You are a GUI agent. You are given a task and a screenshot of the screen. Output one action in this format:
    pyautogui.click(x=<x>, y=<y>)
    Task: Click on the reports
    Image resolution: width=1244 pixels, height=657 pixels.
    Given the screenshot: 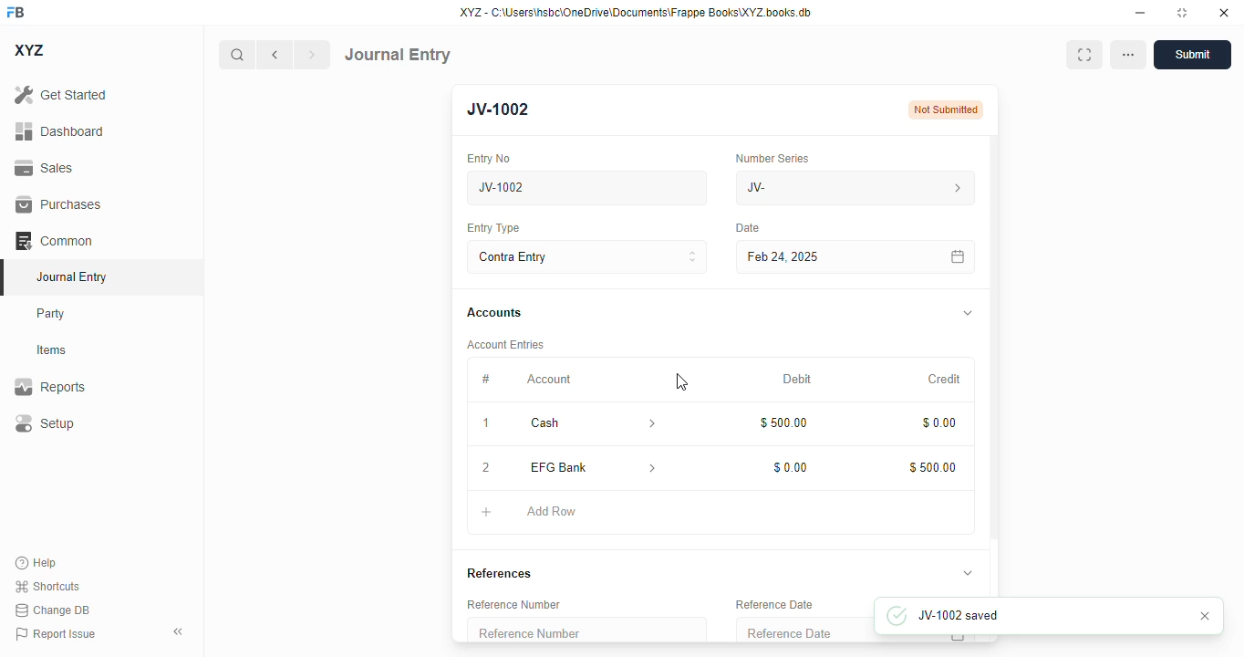 What is the action you would take?
    pyautogui.click(x=50, y=386)
    